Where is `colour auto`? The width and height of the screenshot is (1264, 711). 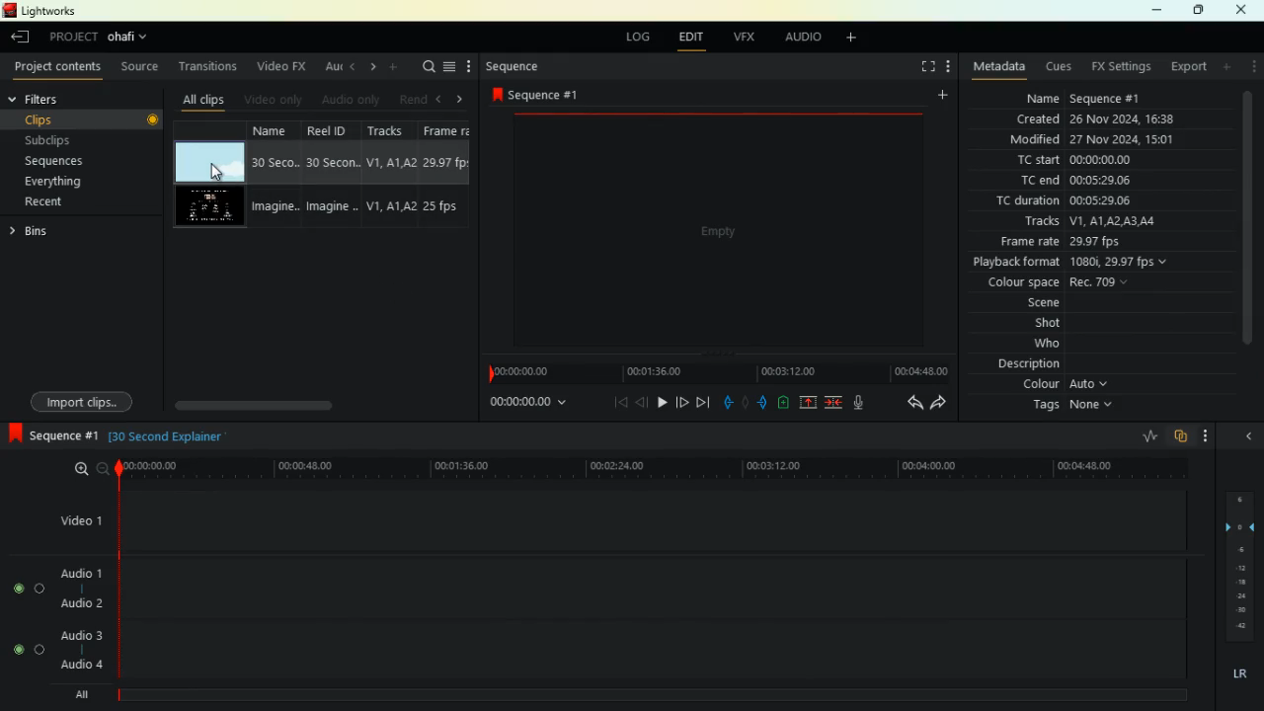 colour auto is located at coordinates (1066, 385).